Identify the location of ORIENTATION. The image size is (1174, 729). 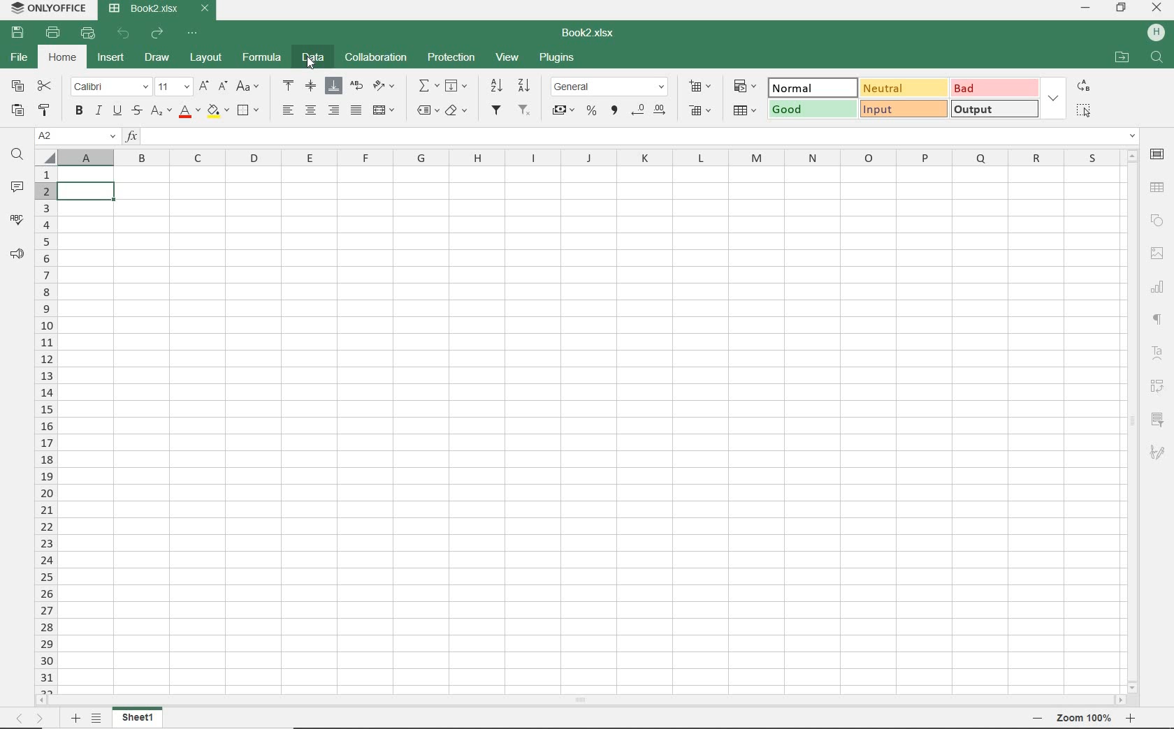
(388, 87).